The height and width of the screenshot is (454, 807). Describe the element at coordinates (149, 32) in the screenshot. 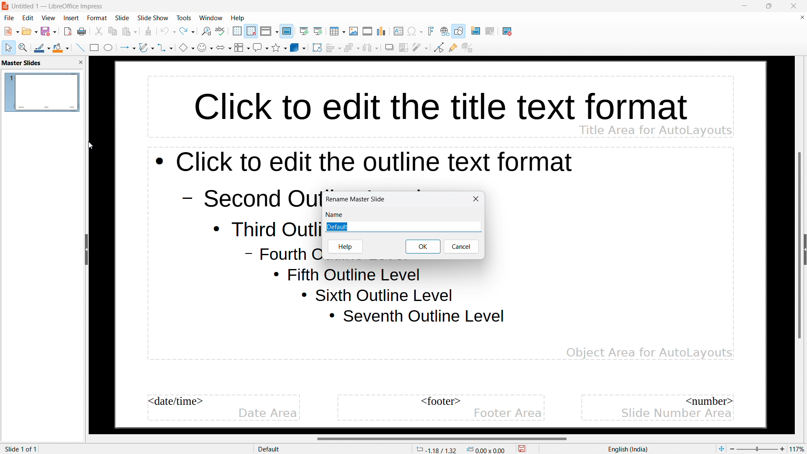

I see `clone formatting` at that location.